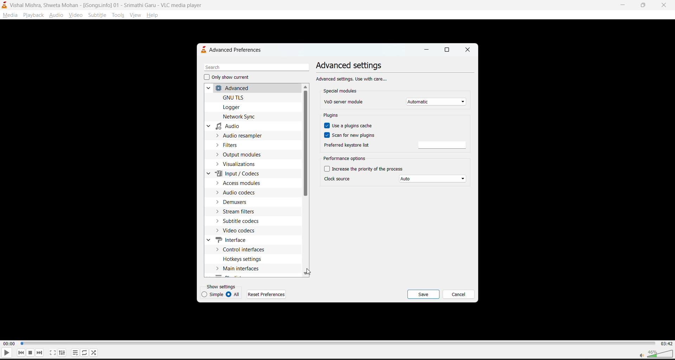 The image size is (675, 360). Describe the element at coordinates (154, 15) in the screenshot. I see `help` at that location.